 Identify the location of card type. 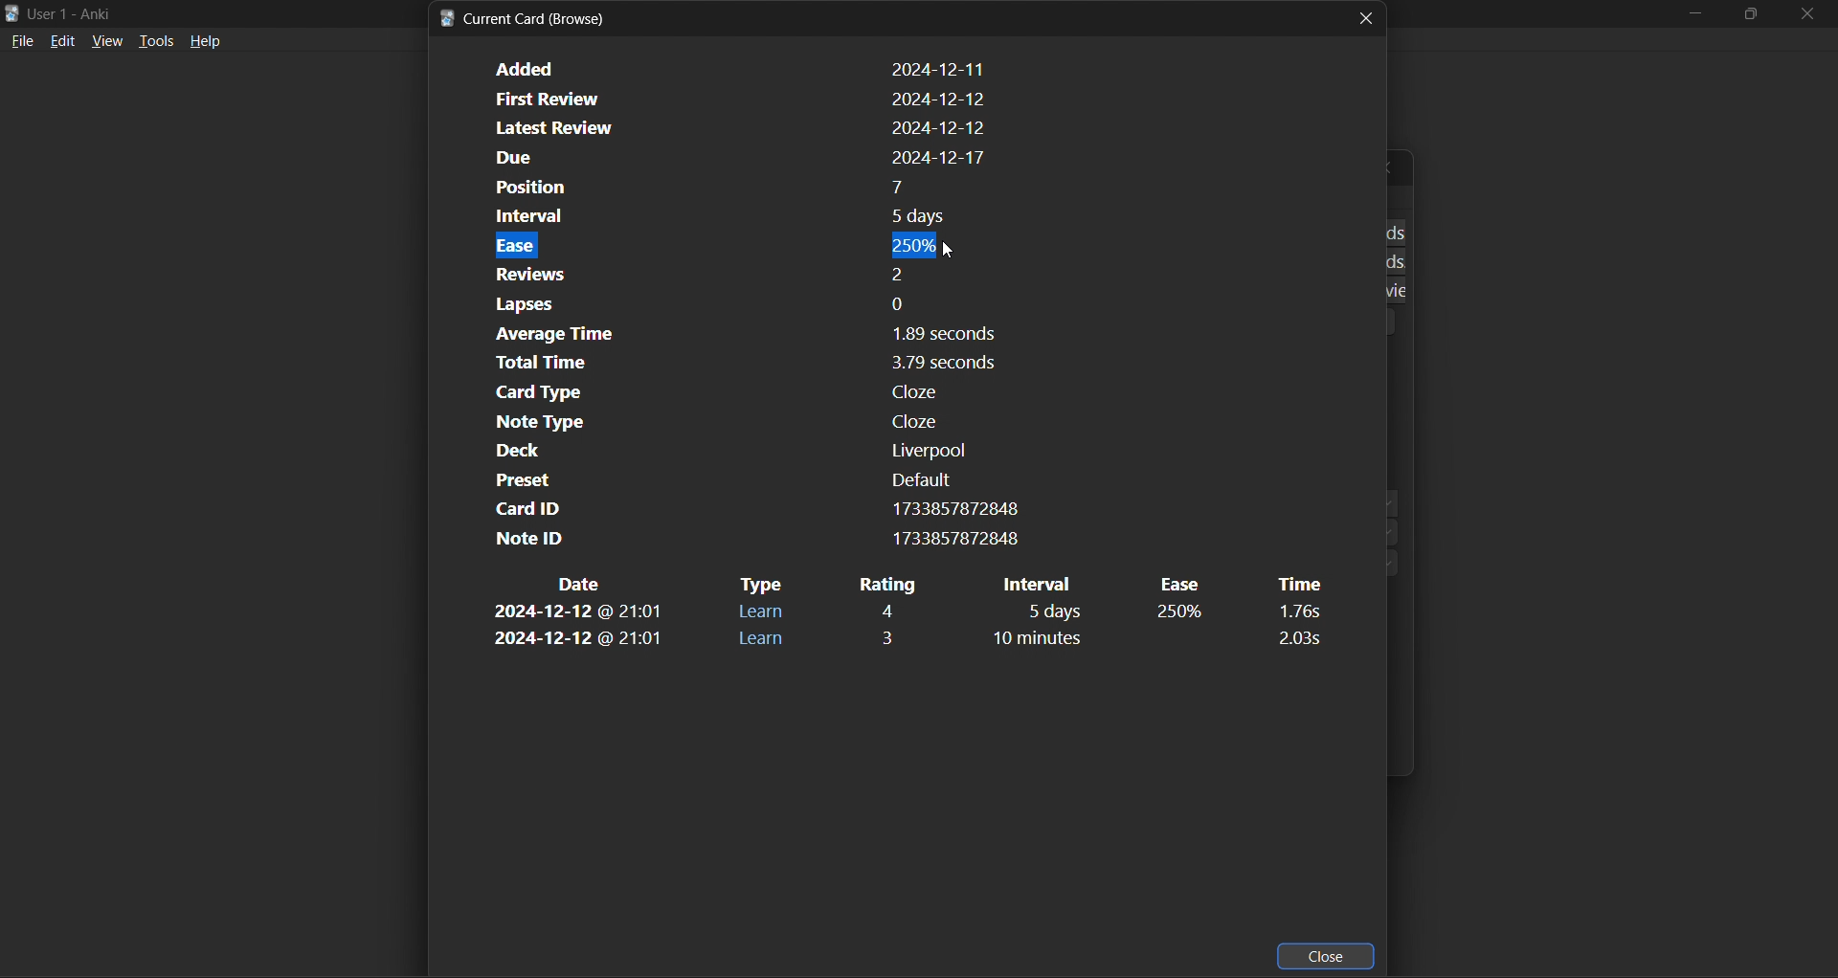
(733, 391).